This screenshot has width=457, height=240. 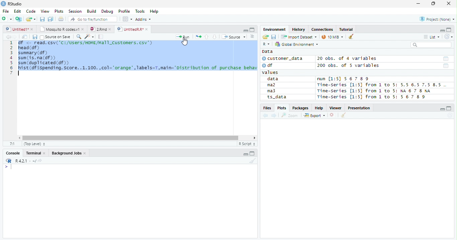 What do you see at coordinates (443, 110) in the screenshot?
I see `Minimize` at bounding box center [443, 110].